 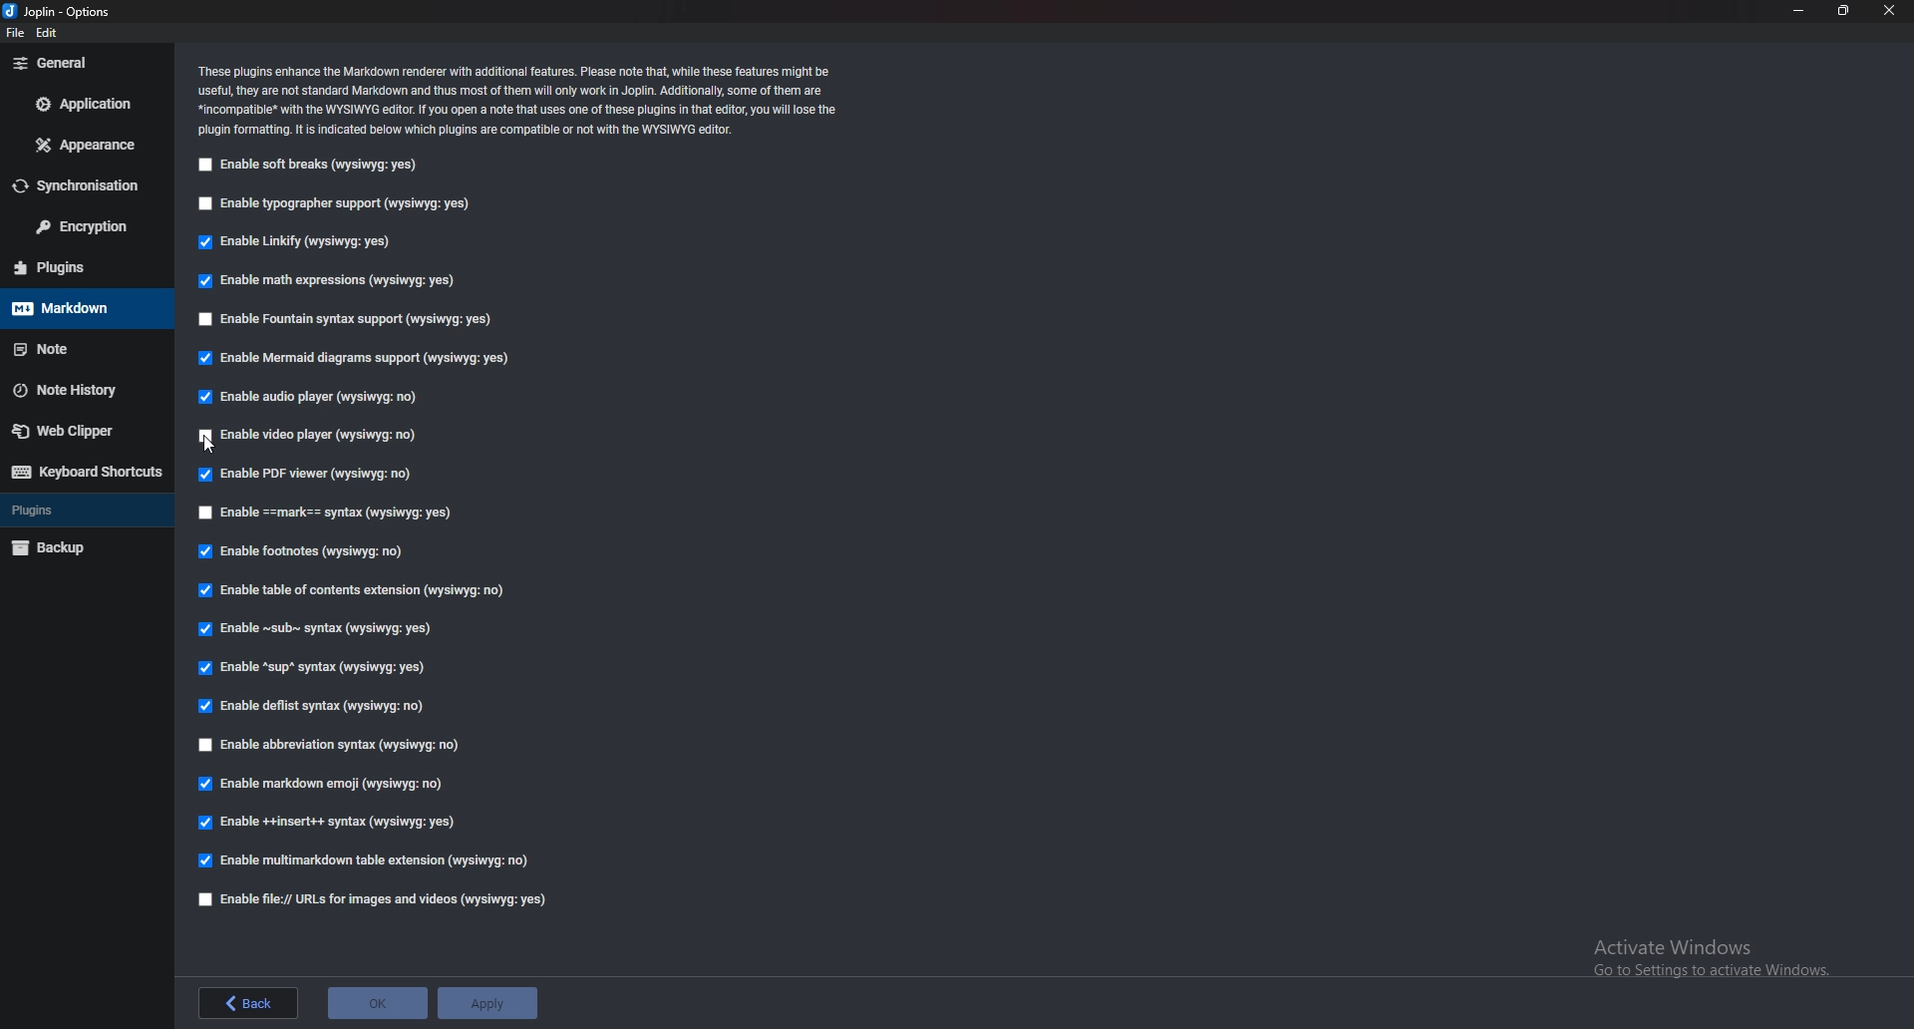 What do you see at coordinates (521, 102) in the screenshot?
I see `Info` at bounding box center [521, 102].